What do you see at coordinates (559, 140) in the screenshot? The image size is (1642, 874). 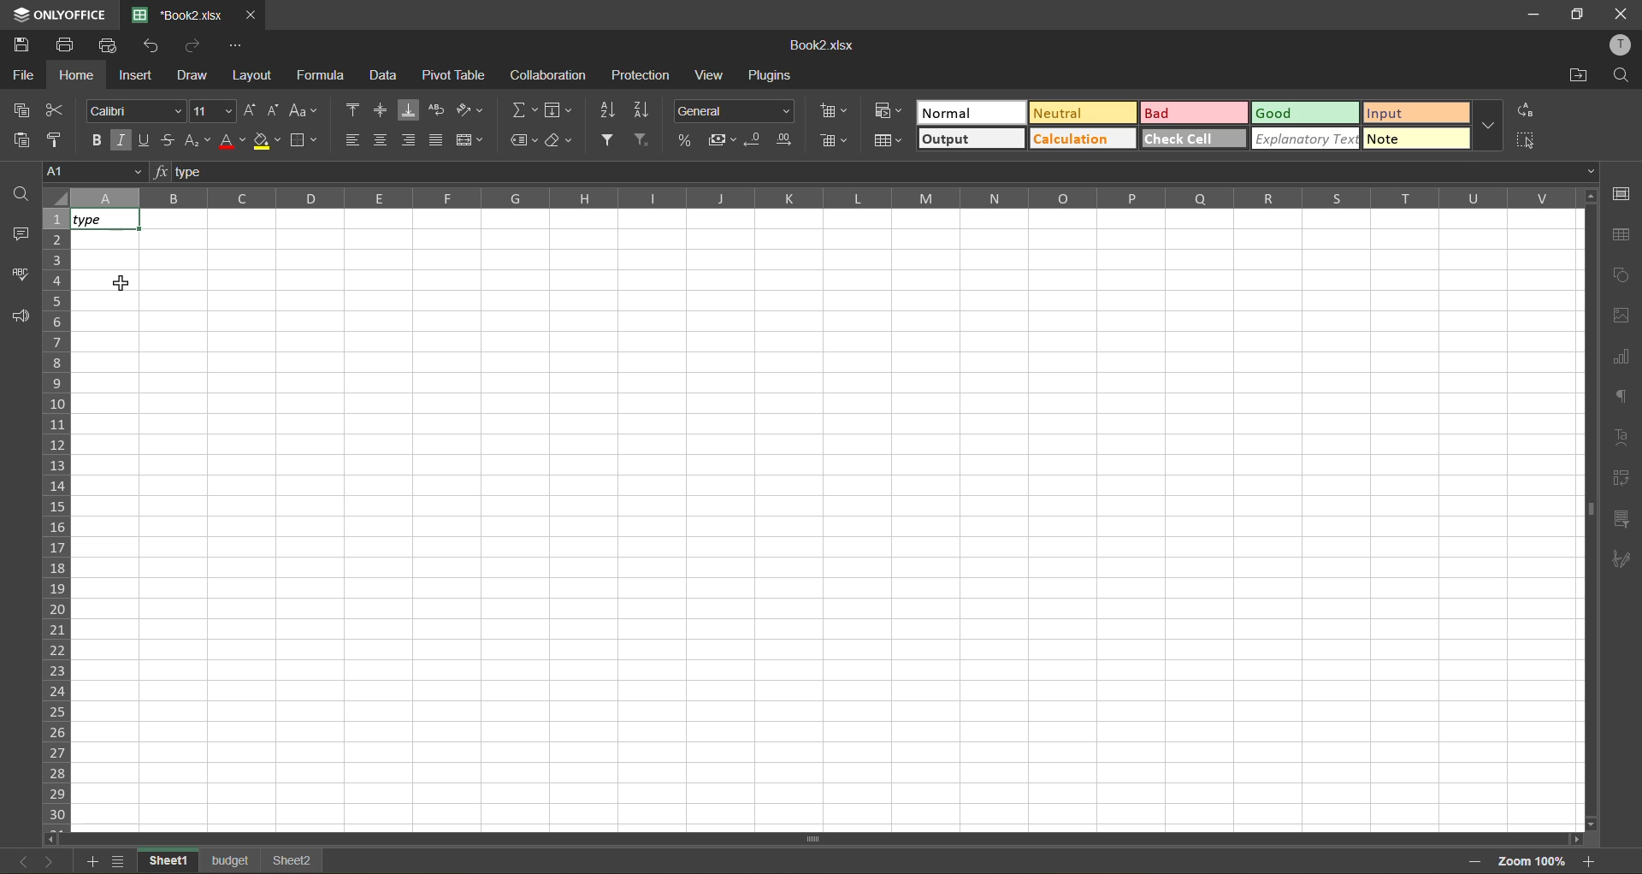 I see `clear` at bounding box center [559, 140].